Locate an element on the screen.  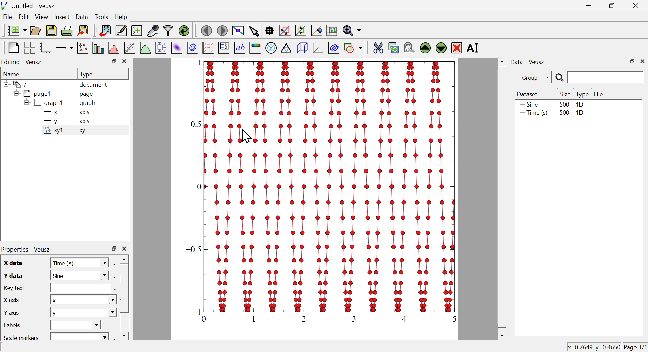
new document is located at coordinates (15, 30).